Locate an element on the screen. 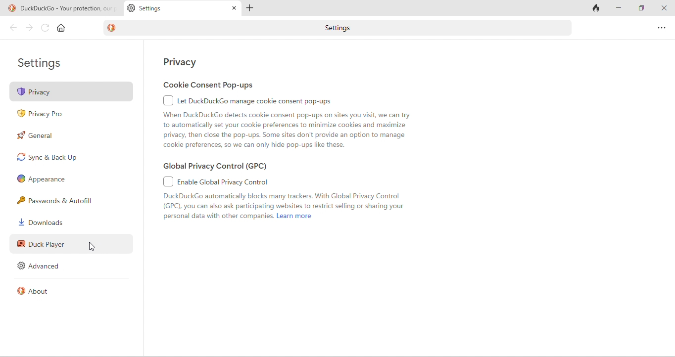 This screenshot has height=357, width=675. settings is located at coordinates (182, 8).